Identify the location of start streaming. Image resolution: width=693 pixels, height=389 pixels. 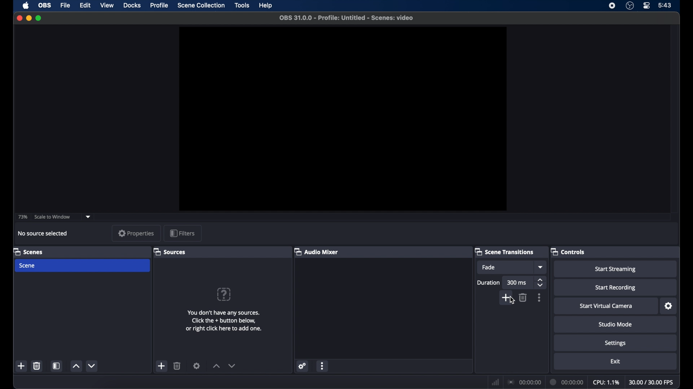
(616, 269).